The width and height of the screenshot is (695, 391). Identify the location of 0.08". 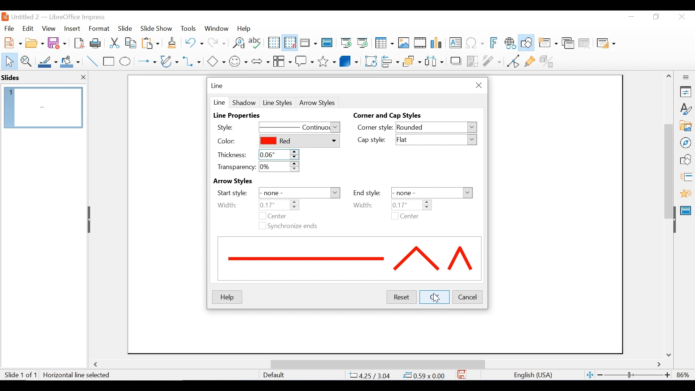
(279, 205).